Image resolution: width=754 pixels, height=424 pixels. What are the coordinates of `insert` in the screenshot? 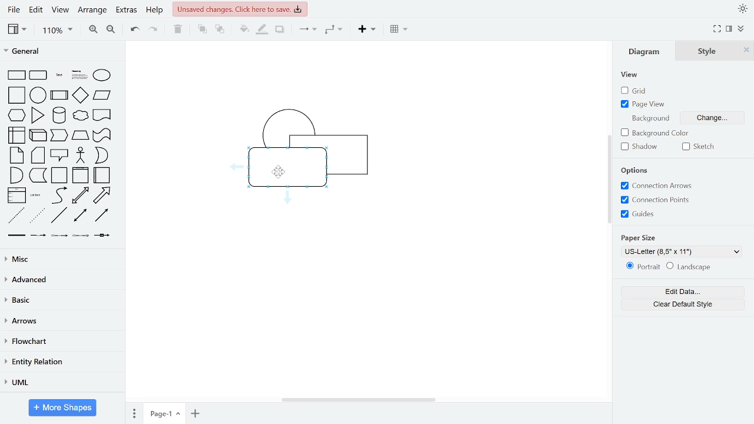 It's located at (366, 30).